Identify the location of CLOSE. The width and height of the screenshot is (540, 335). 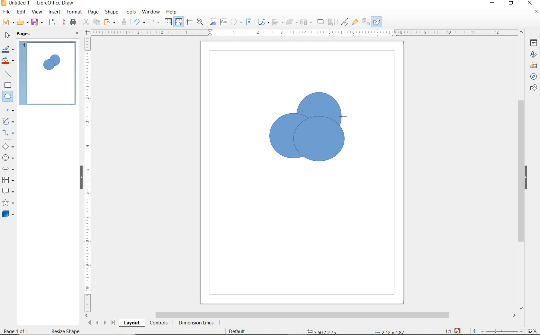
(77, 34).